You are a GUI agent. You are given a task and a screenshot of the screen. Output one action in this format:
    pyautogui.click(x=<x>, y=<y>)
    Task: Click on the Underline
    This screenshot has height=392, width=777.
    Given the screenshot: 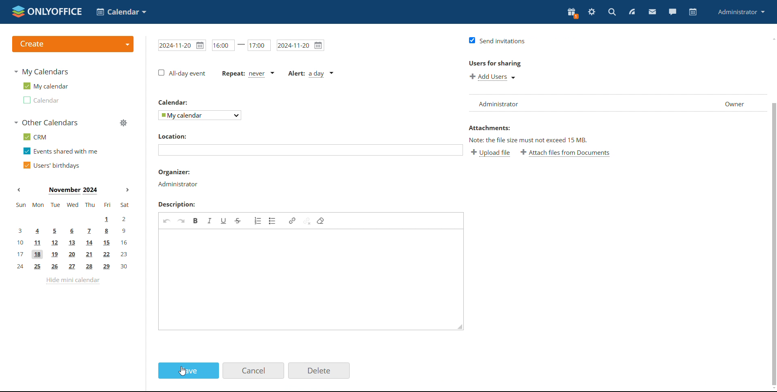 What is the action you would take?
    pyautogui.click(x=223, y=221)
    